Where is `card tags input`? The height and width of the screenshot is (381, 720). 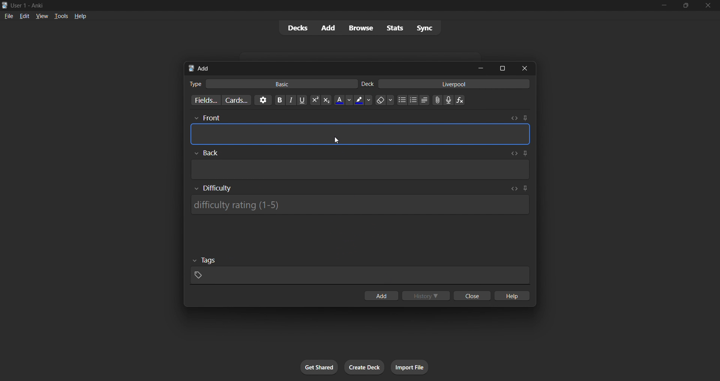 card tags input is located at coordinates (360, 276).